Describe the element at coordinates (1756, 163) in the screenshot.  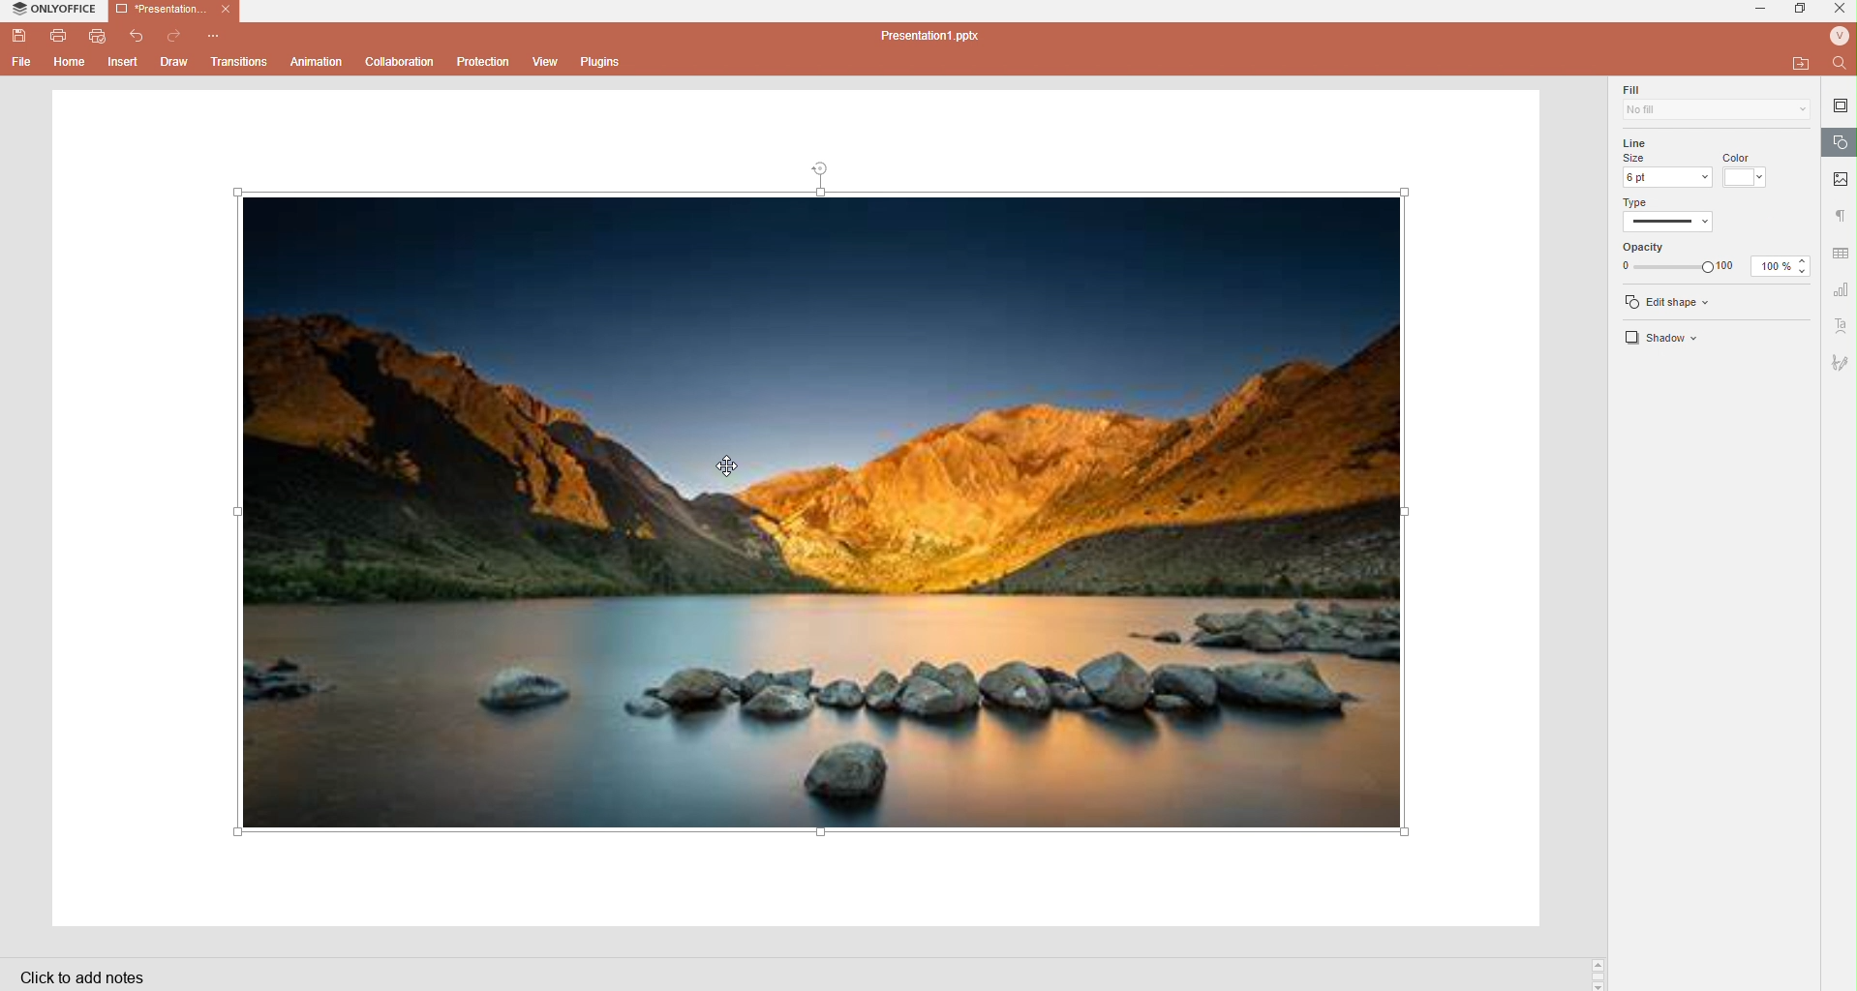
I see `Line color` at that location.